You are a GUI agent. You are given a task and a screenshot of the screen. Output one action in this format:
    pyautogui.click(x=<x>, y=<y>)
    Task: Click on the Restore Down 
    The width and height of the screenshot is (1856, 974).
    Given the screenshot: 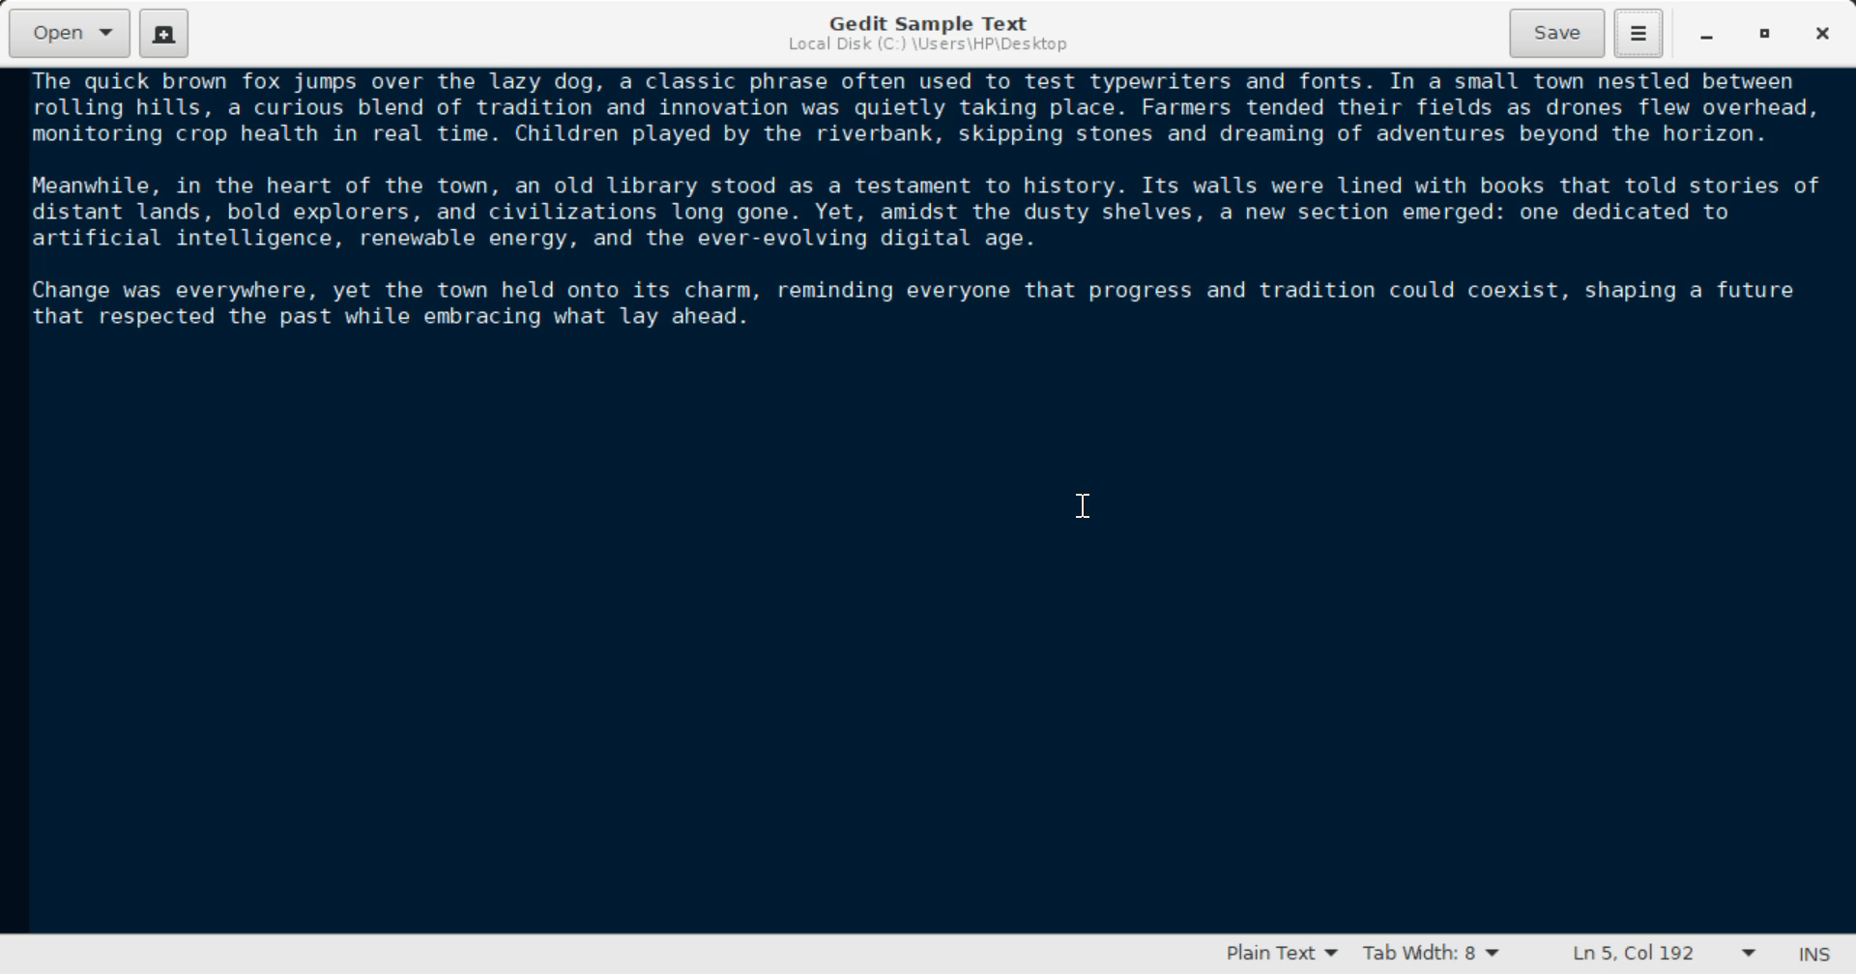 What is the action you would take?
    pyautogui.click(x=1707, y=35)
    